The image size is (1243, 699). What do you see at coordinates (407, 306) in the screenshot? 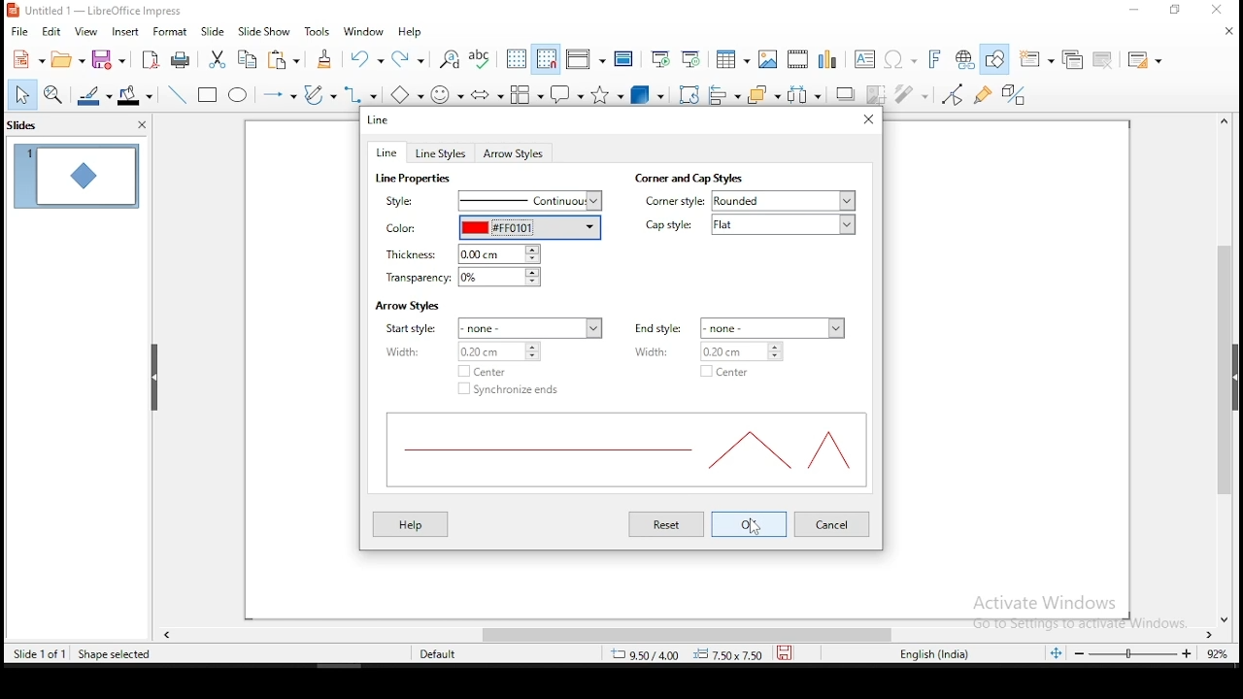
I see `arrow styles` at bounding box center [407, 306].